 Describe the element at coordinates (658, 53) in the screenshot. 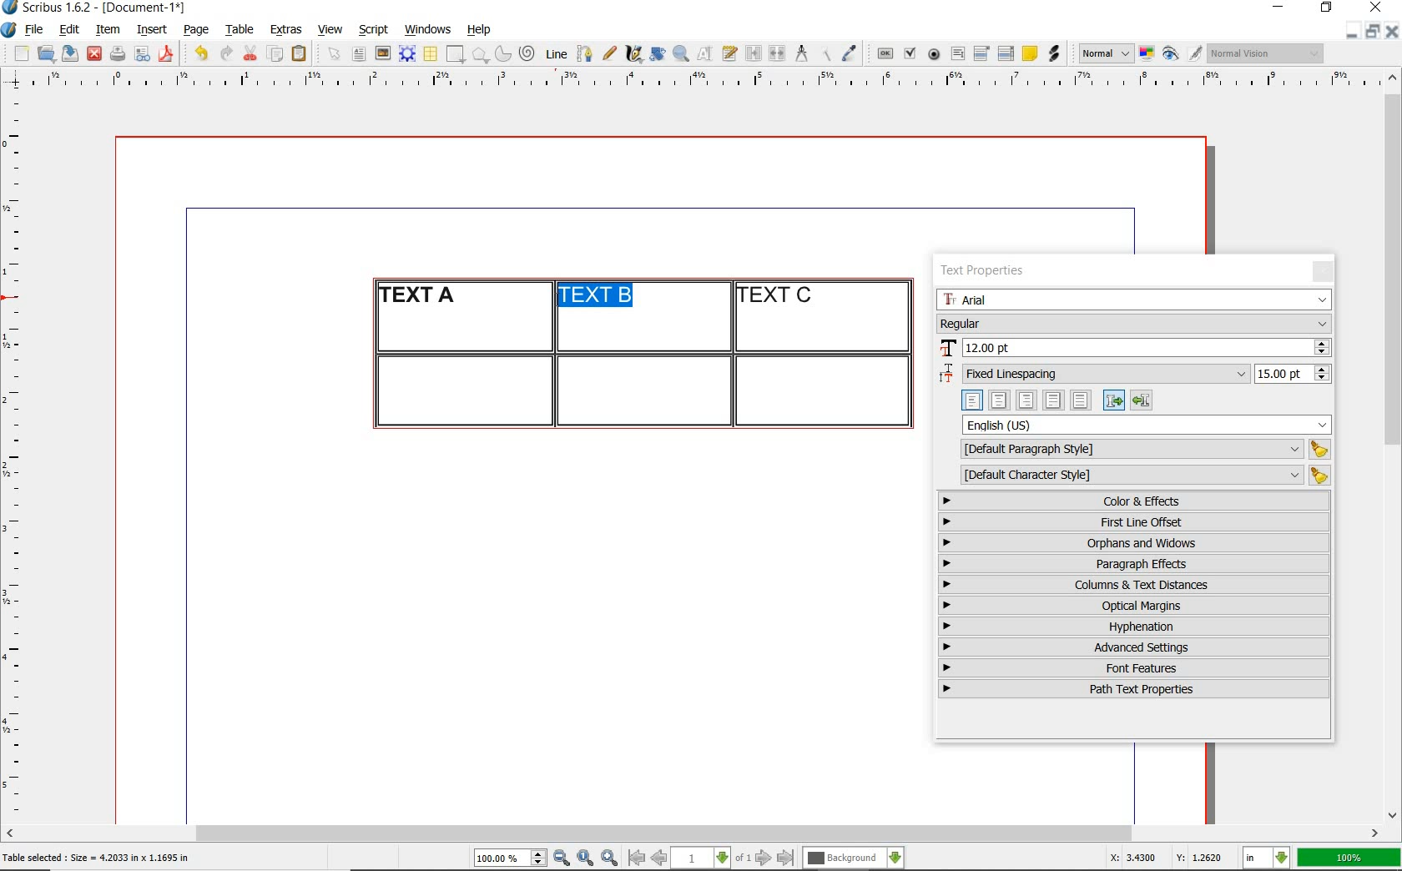

I see `rotate item` at that location.